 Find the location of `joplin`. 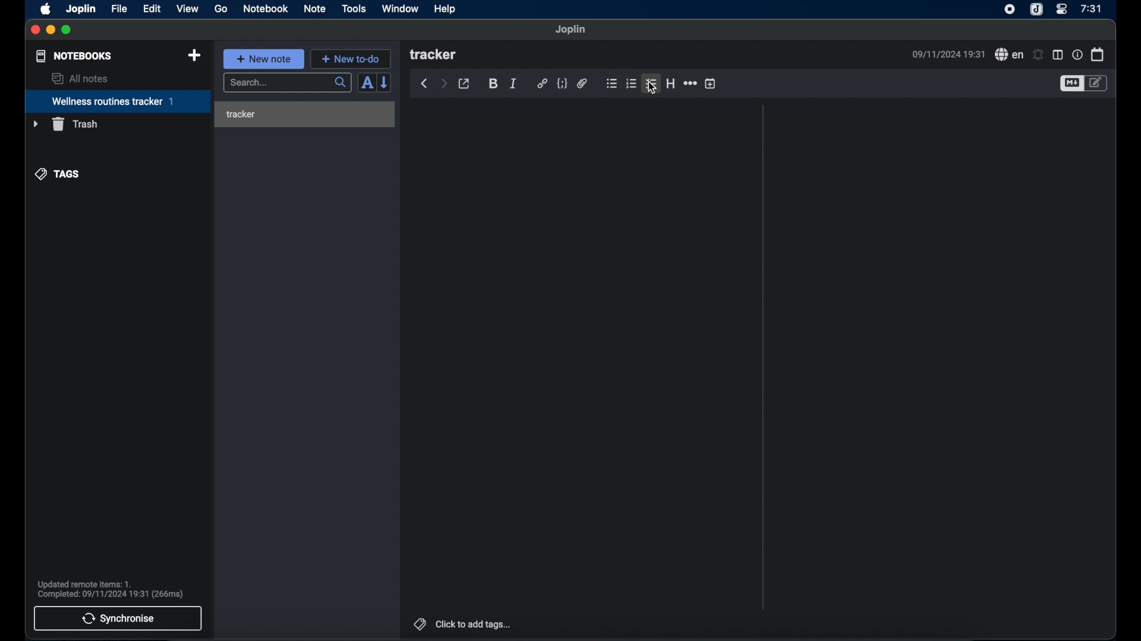

joplin is located at coordinates (571, 30).